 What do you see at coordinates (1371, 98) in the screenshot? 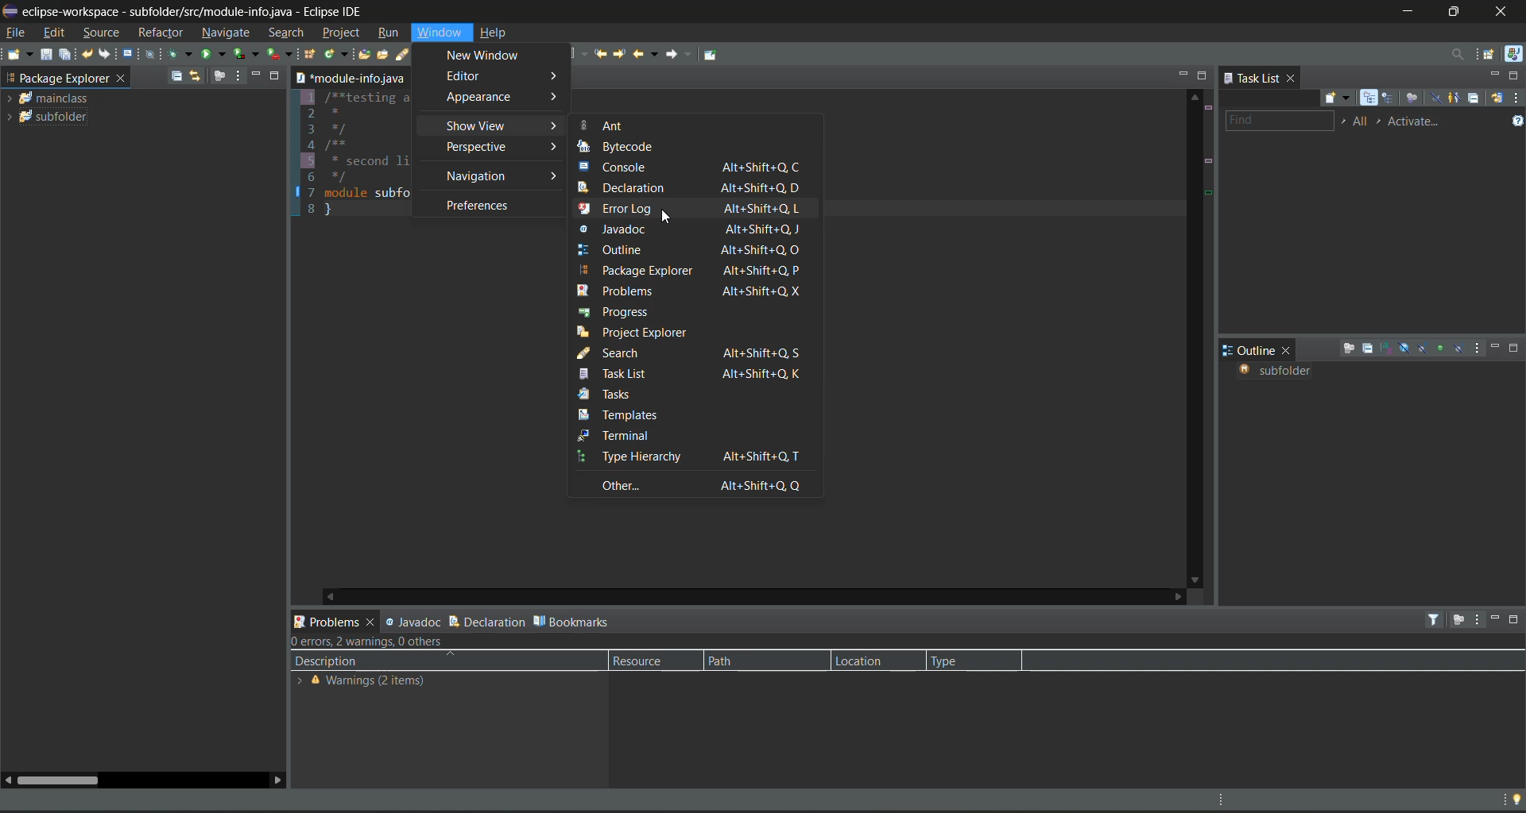
I see `categorized` at bounding box center [1371, 98].